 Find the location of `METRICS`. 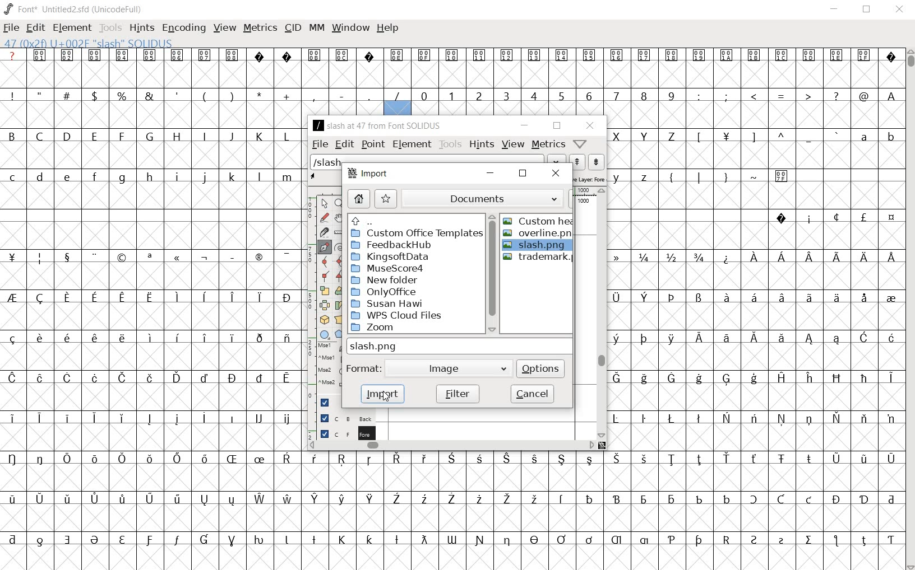

METRICS is located at coordinates (258, 30).